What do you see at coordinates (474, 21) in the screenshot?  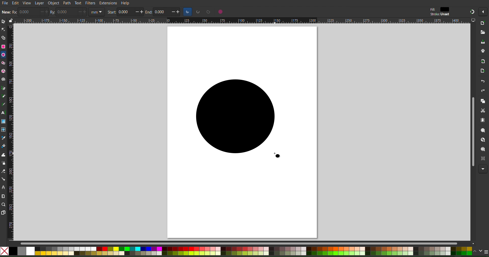 I see `computer icon` at bounding box center [474, 21].